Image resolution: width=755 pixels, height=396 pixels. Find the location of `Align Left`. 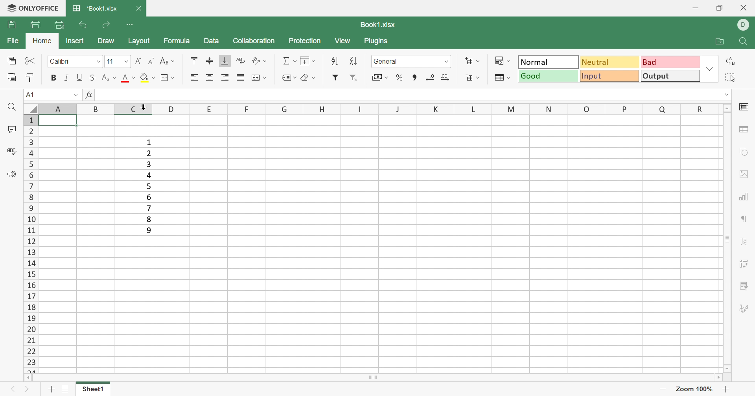

Align Left is located at coordinates (193, 77).